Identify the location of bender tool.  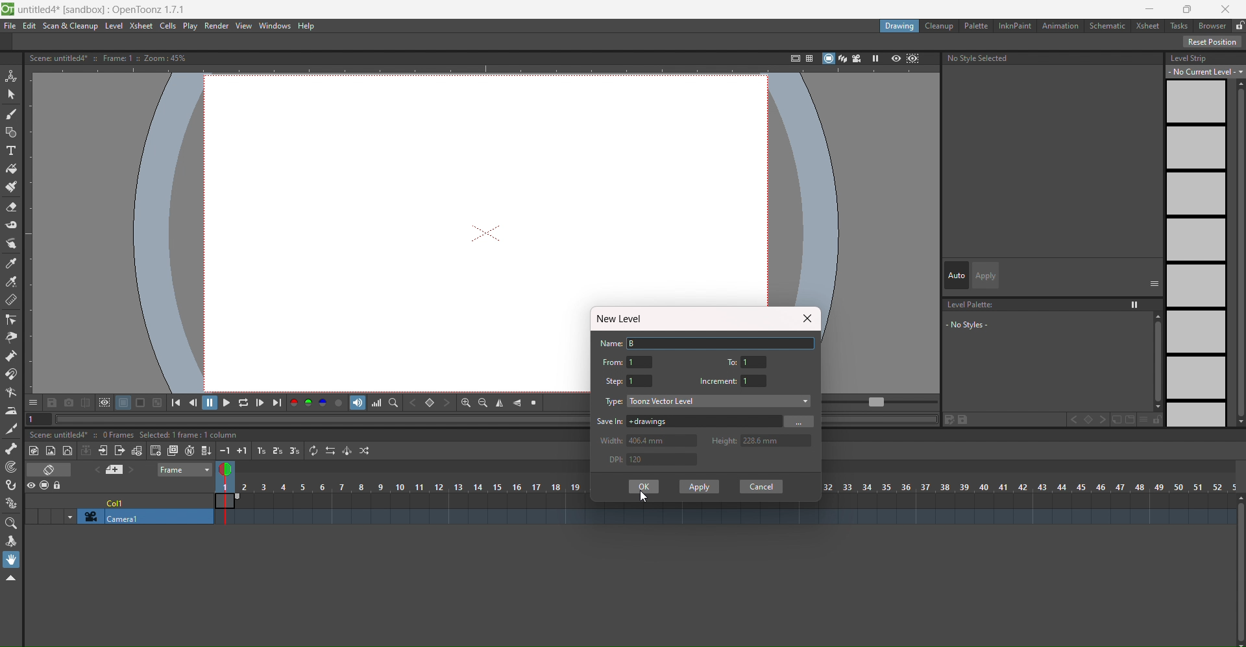
(12, 393).